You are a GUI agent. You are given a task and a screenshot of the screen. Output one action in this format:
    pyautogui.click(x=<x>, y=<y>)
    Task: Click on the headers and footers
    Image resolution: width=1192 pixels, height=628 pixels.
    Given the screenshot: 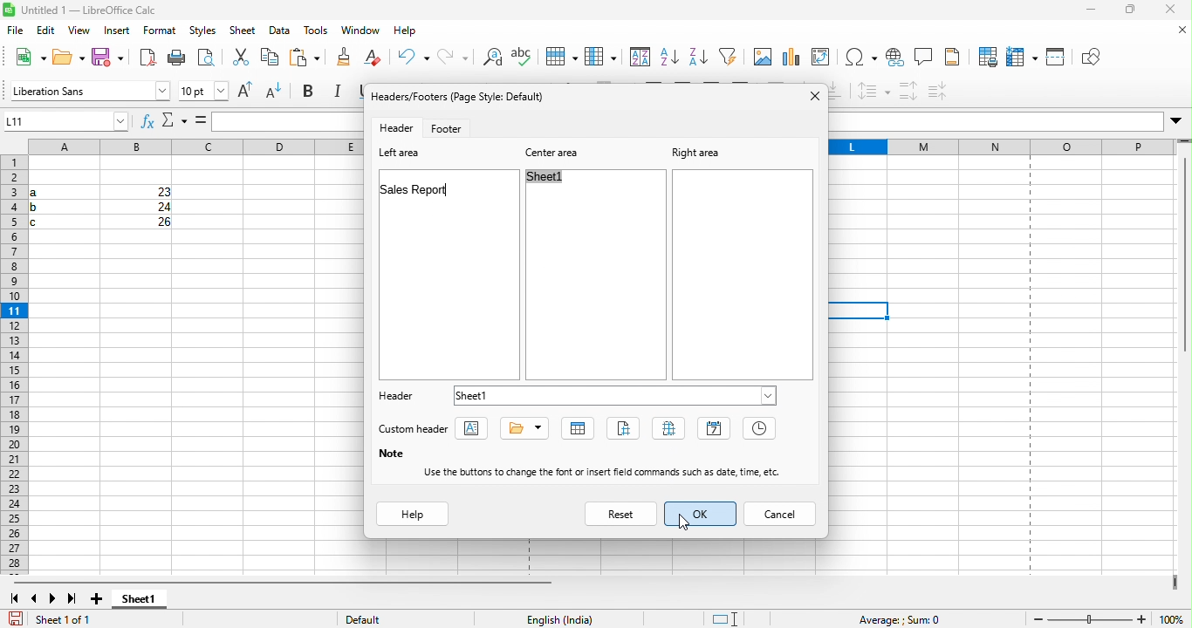 What is the action you would take?
    pyautogui.click(x=958, y=59)
    